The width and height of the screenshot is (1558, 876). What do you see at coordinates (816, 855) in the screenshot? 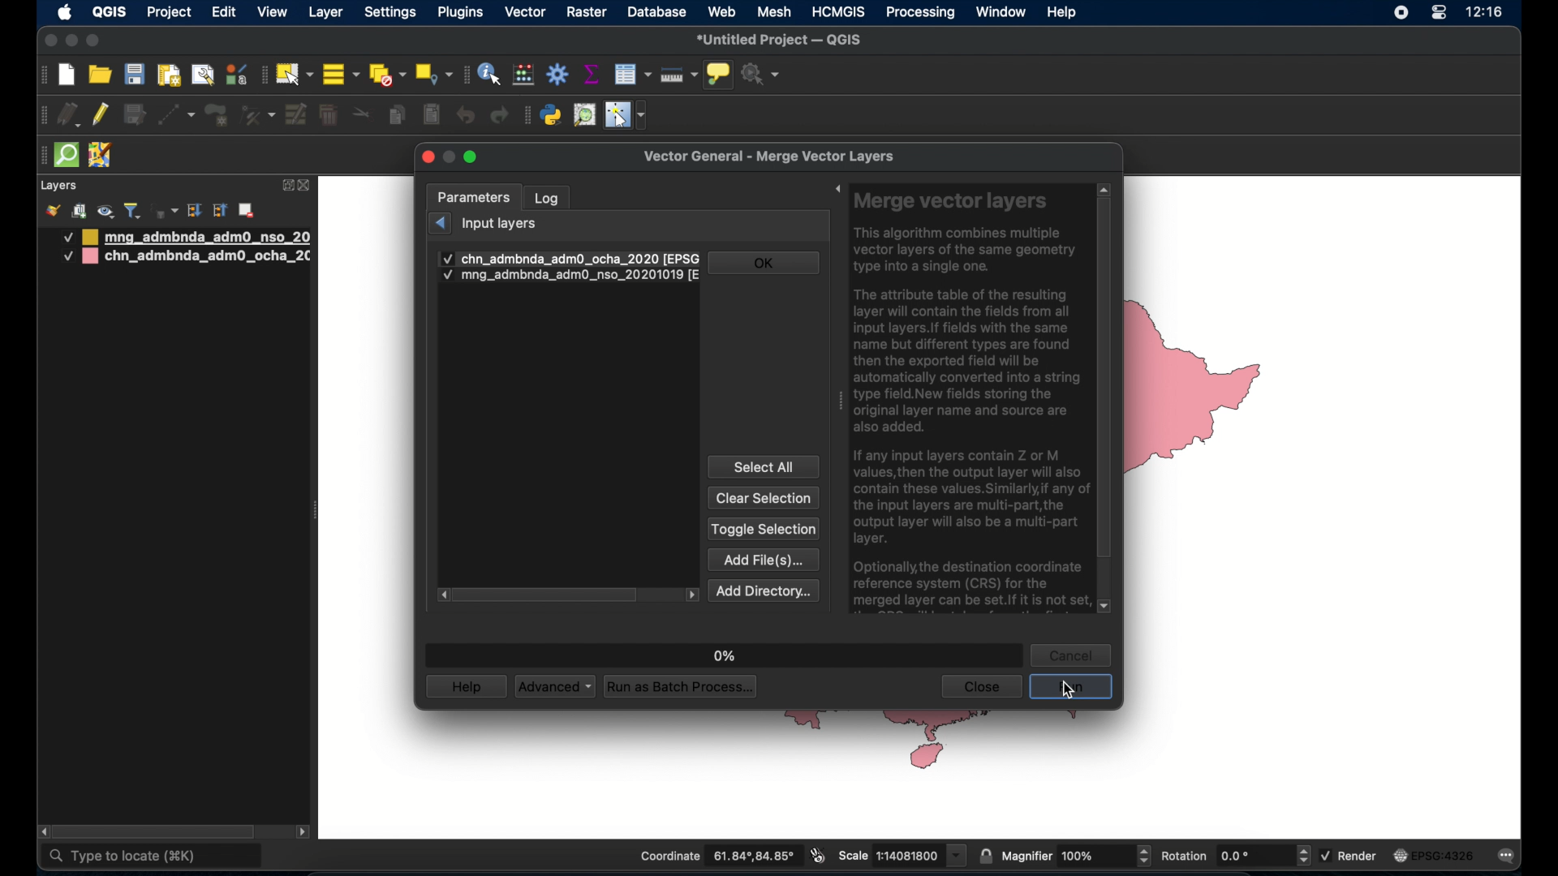
I see `toggle extents and mouse position display` at bounding box center [816, 855].